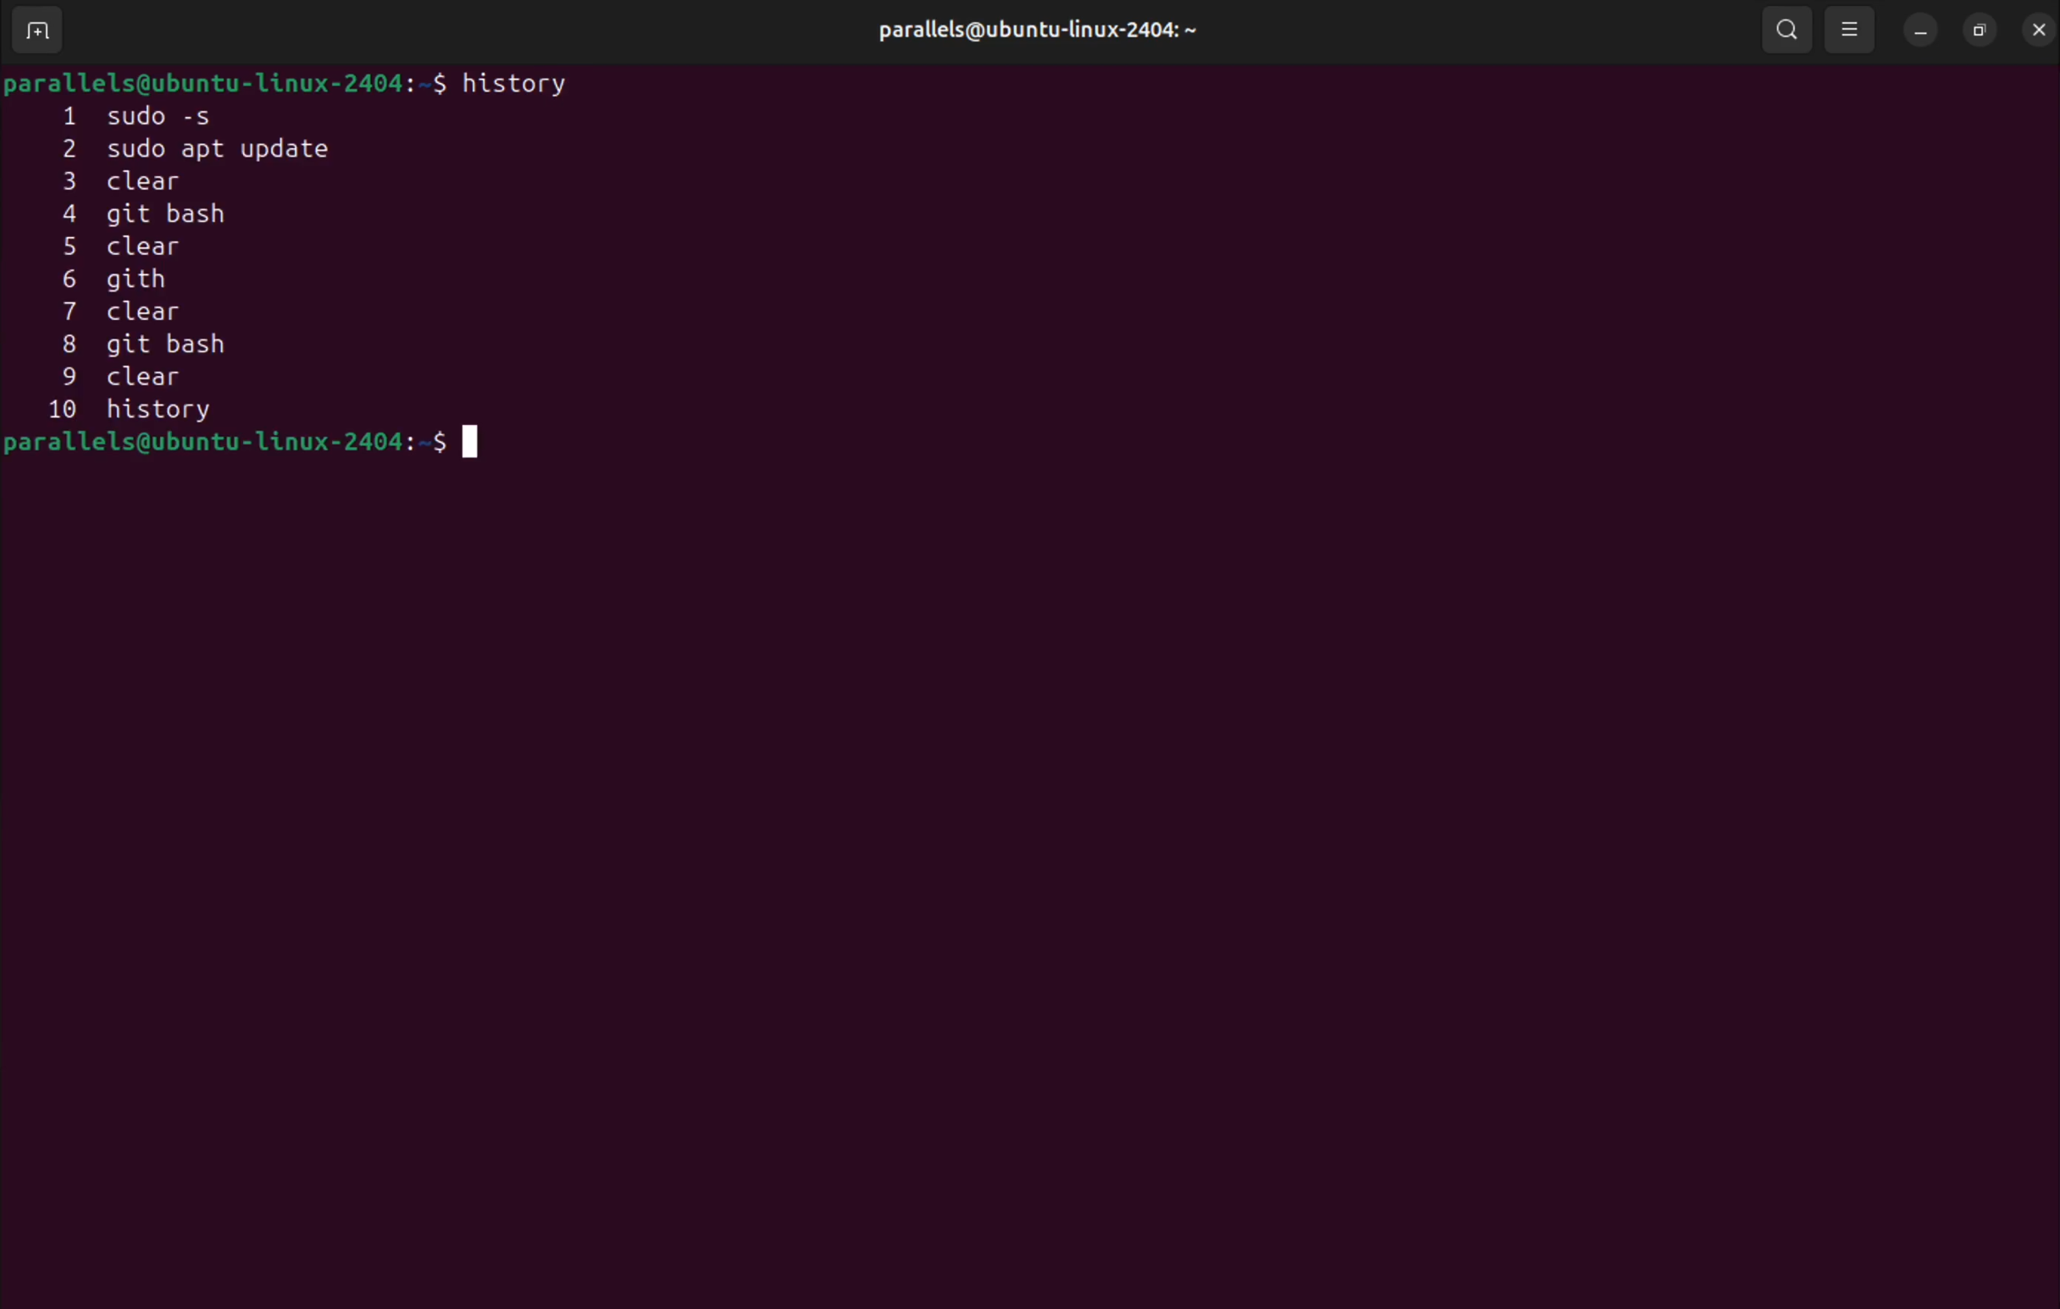 The height and width of the screenshot is (1309, 2060). Describe the element at coordinates (137, 410) in the screenshot. I see `10.history` at that location.